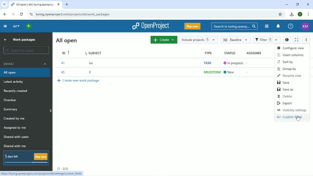  Describe the element at coordinates (35, 5) in the screenshot. I see `Current tab` at that location.